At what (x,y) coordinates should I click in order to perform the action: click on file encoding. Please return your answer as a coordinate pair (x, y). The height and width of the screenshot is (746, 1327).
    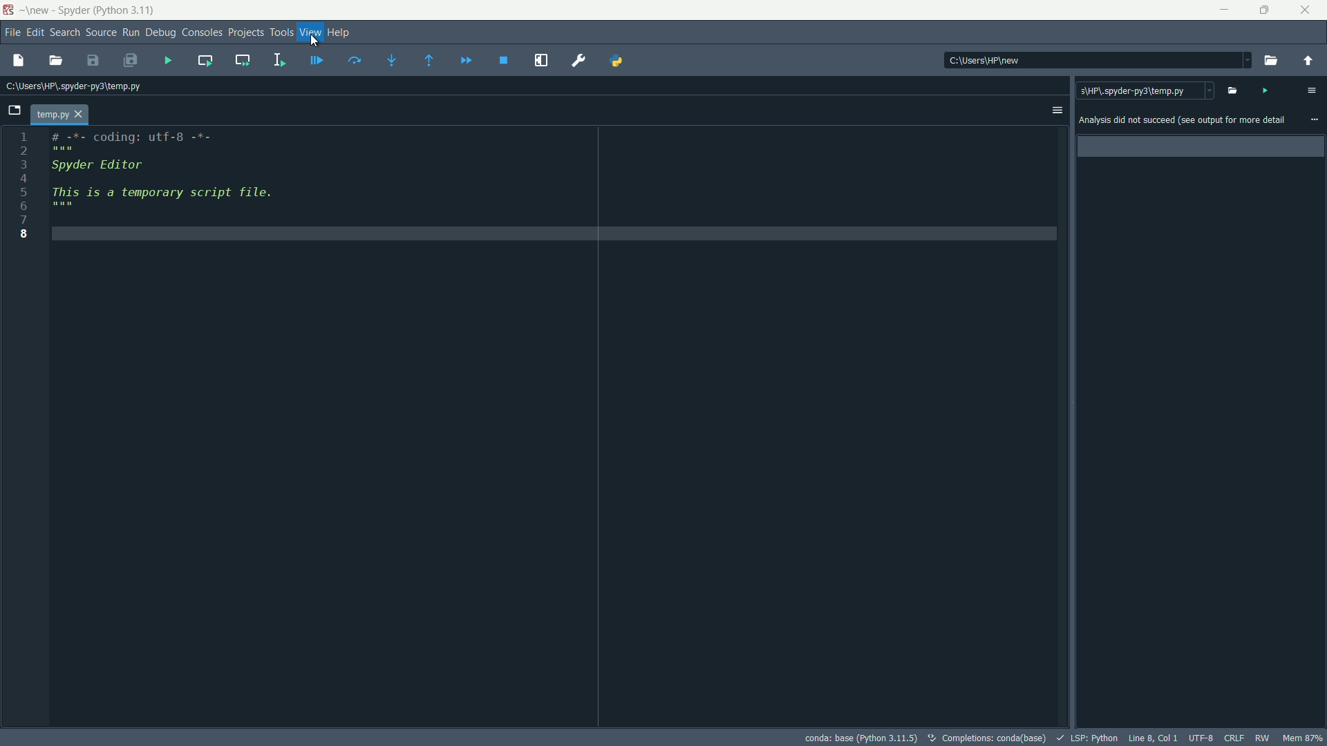
    Looking at the image, I should click on (1200, 736).